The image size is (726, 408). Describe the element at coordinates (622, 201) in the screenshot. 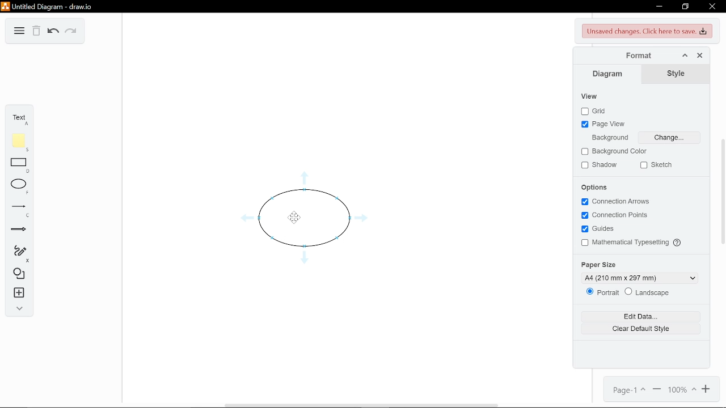

I see `Connection arrows` at that location.